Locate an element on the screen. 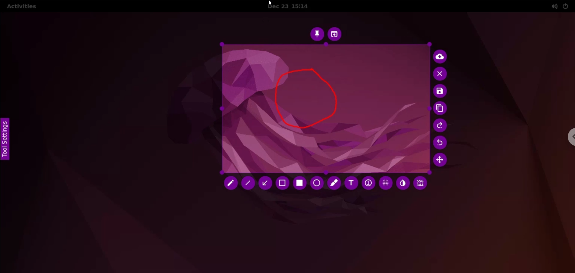 Image resolution: width=575 pixels, height=273 pixels. cursor is located at coordinates (233, 186).